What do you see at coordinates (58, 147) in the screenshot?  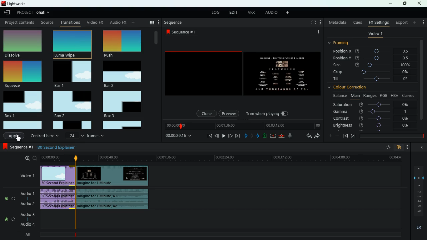 I see `explanation` at bounding box center [58, 147].